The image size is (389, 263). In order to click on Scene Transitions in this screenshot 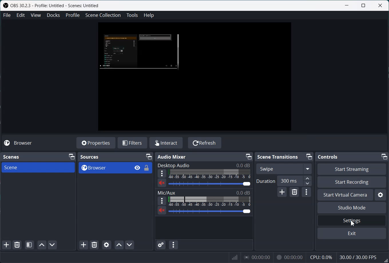, I will do `click(278, 157)`.